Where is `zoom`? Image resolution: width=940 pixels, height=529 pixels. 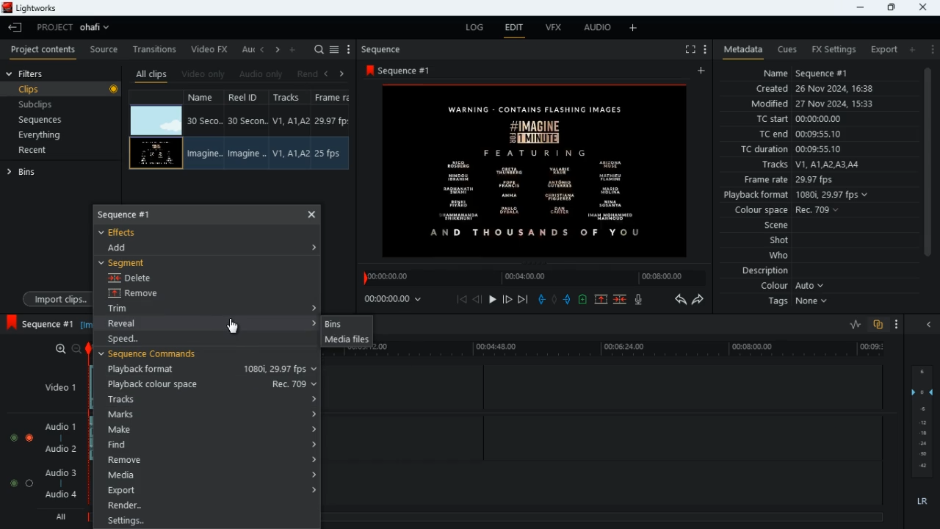
zoom is located at coordinates (68, 348).